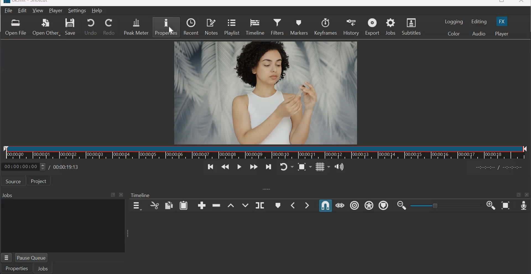 The height and width of the screenshot is (274, 531). I want to click on View, so click(38, 10).